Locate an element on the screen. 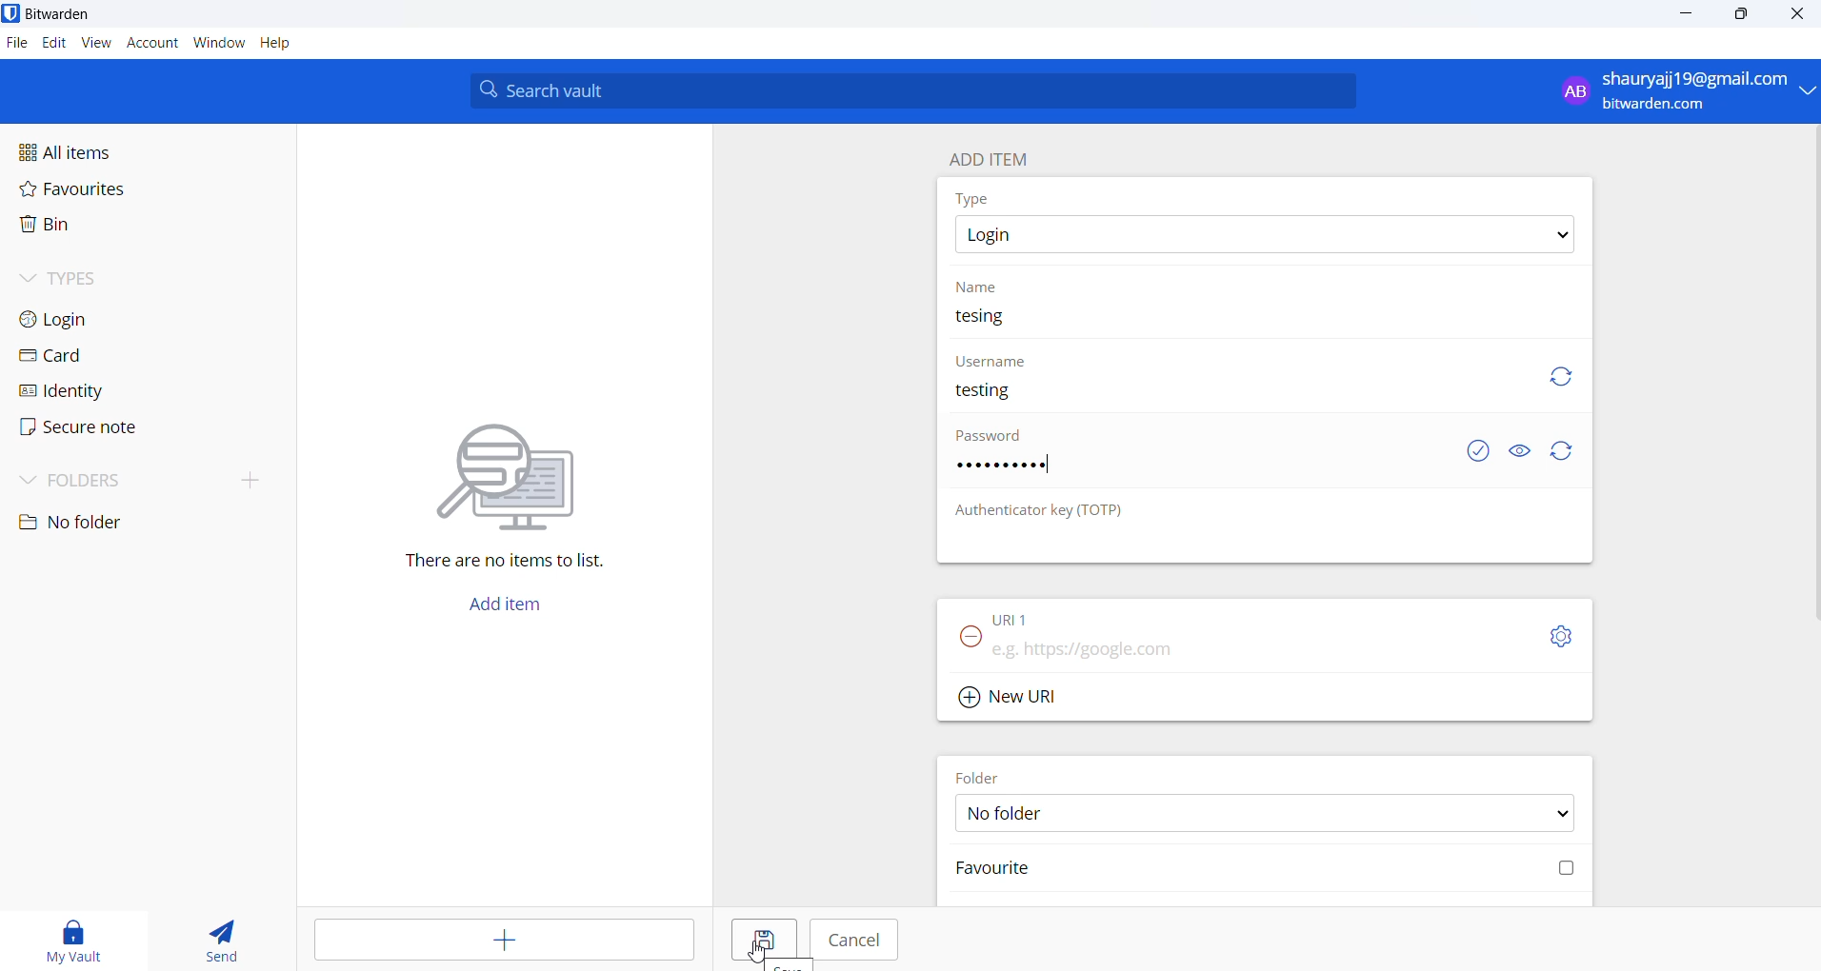  Name text box is located at coordinates (1255, 322).